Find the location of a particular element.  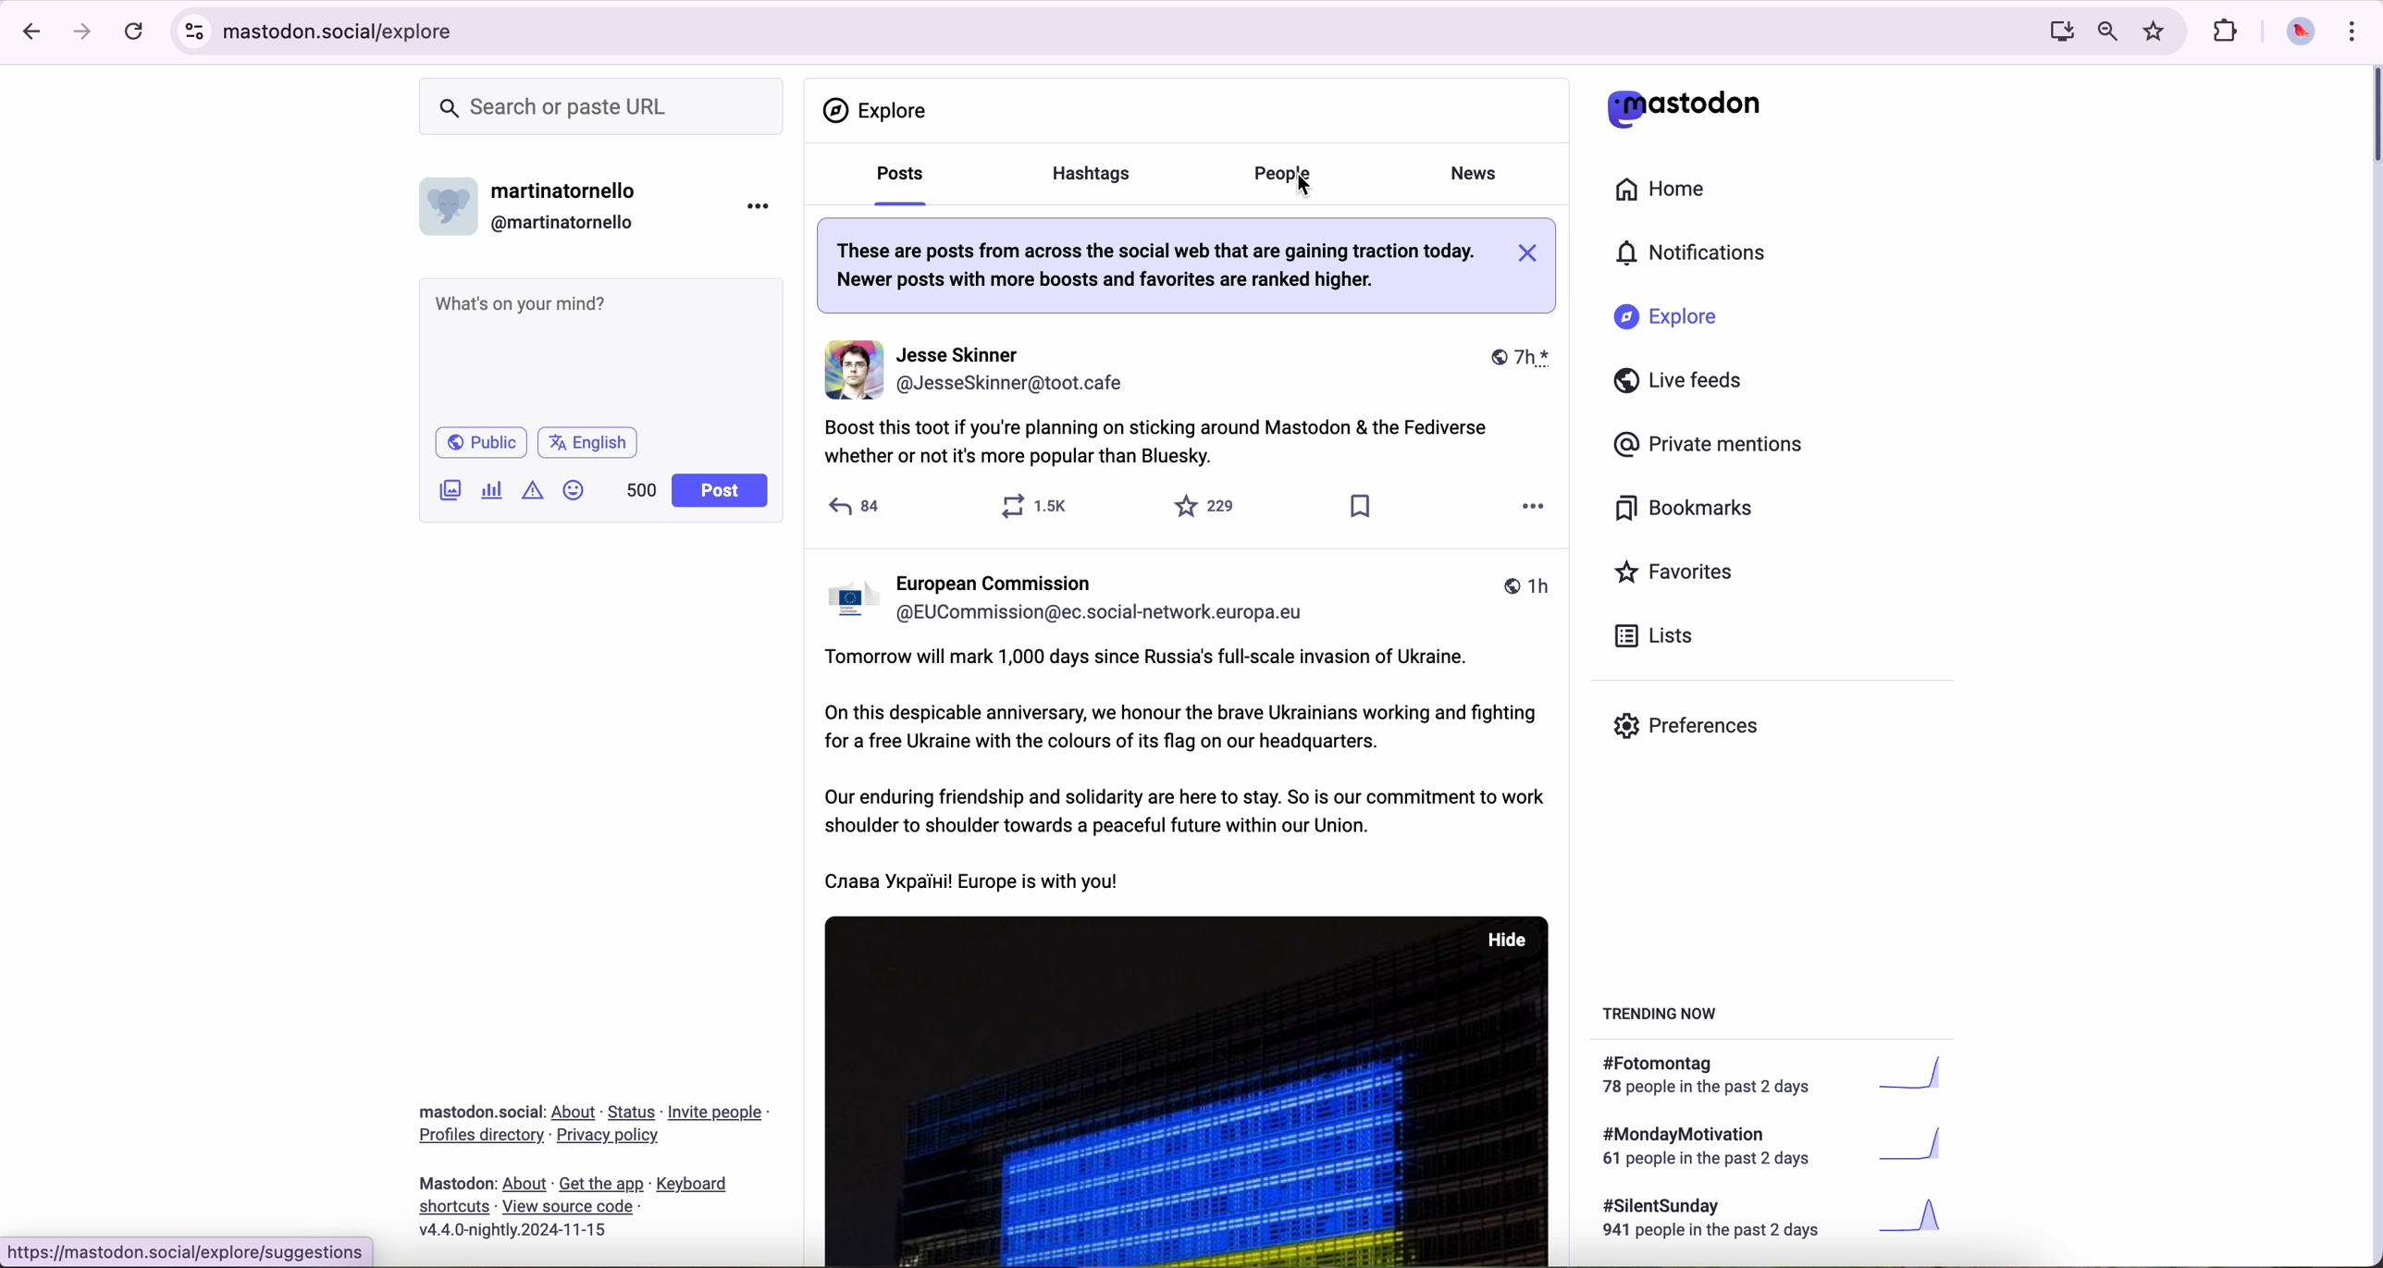

public is located at coordinates (479, 442).